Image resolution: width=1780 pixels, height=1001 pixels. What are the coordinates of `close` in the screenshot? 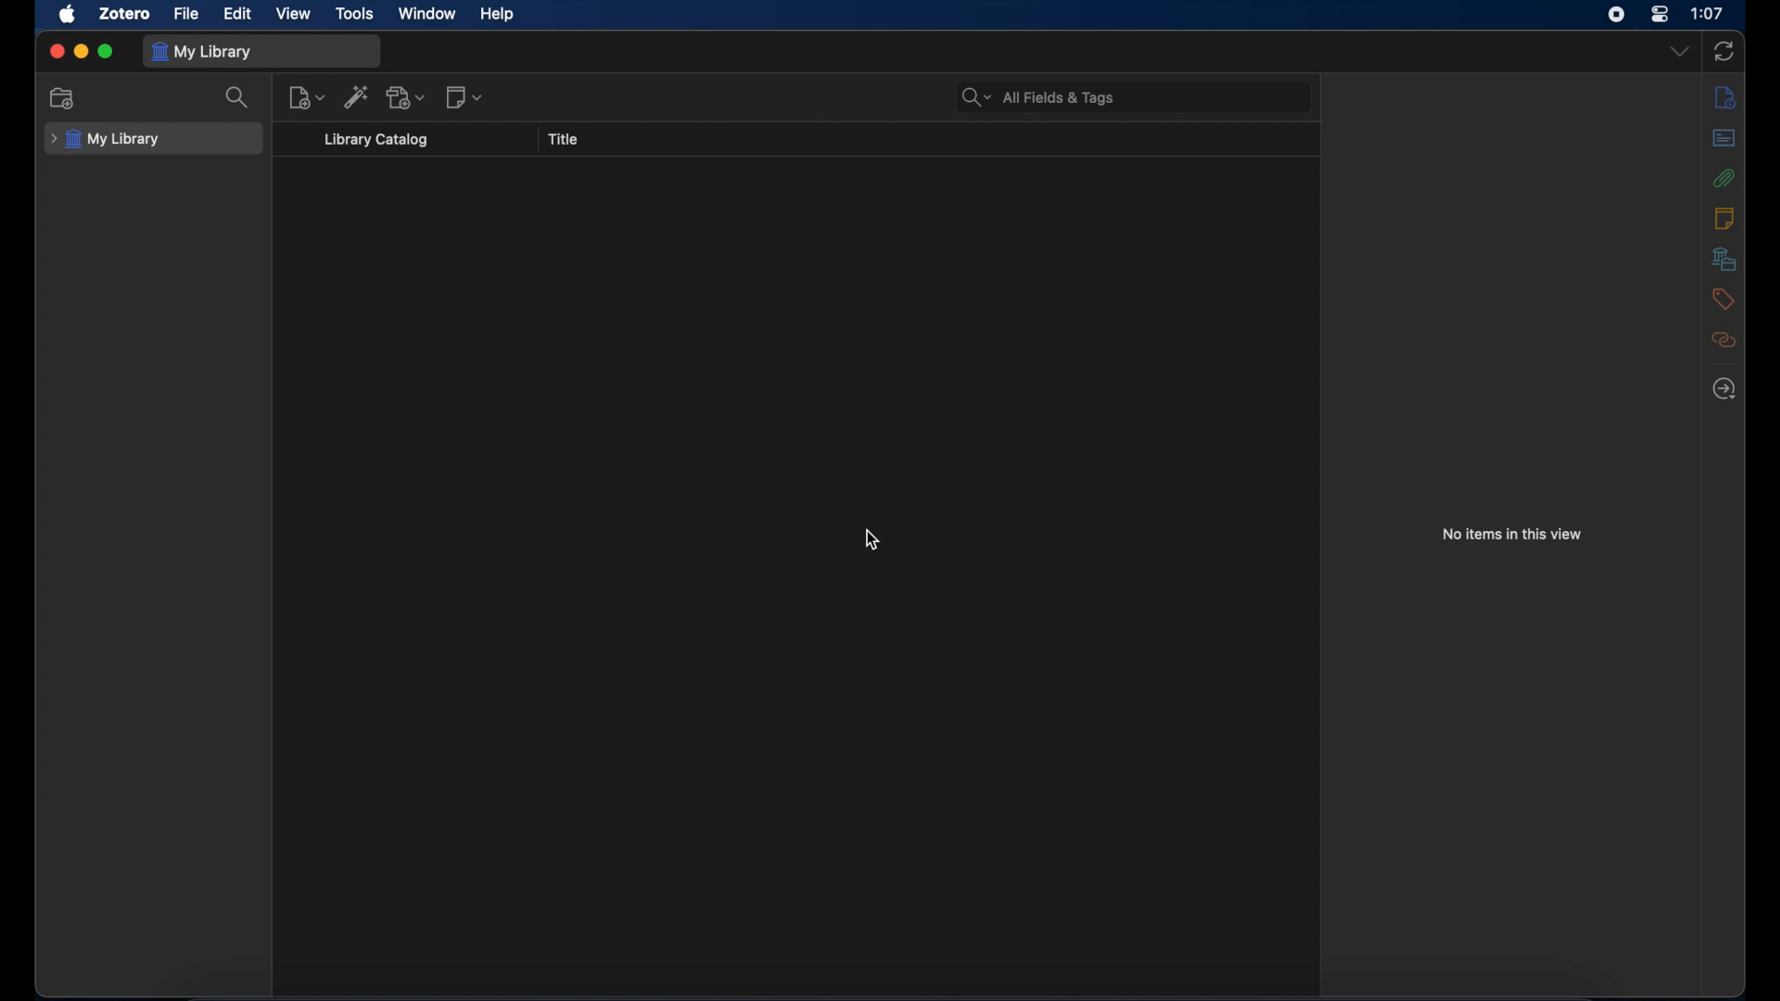 It's located at (57, 52).